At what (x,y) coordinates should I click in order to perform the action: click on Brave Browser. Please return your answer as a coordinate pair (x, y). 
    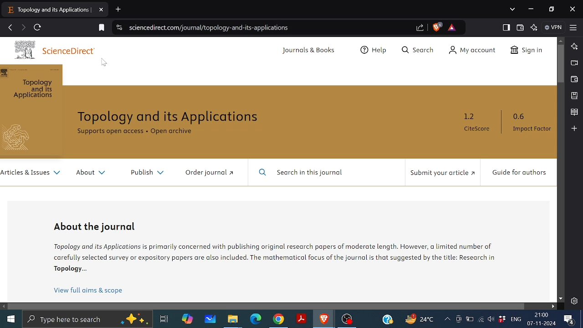
    Looking at the image, I should click on (324, 319).